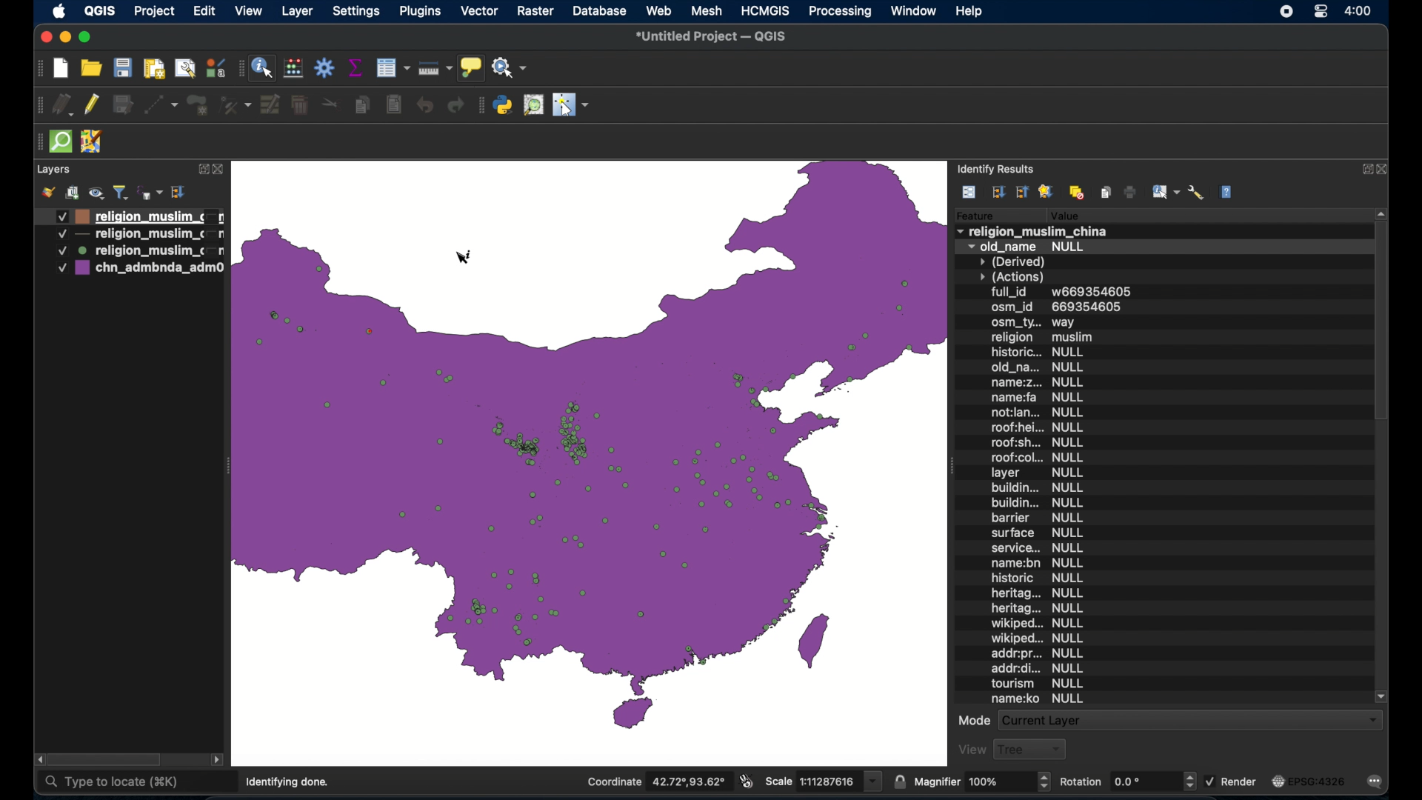  What do you see at coordinates (511, 67) in the screenshot?
I see `no action selected` at bounding box center [511, 67].